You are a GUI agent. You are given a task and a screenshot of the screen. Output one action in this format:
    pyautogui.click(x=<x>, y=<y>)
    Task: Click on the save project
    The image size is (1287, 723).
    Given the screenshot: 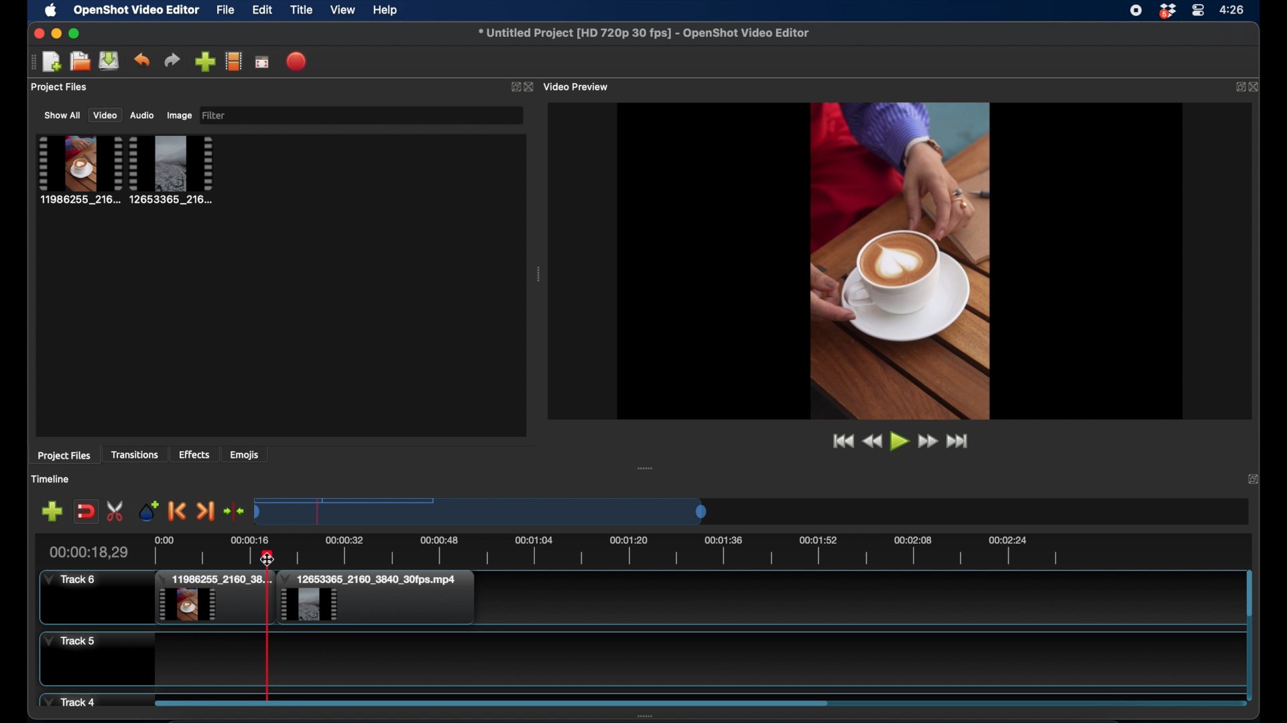 What is the action you would take?
    pyautogui.click(x=110, y=61)
    